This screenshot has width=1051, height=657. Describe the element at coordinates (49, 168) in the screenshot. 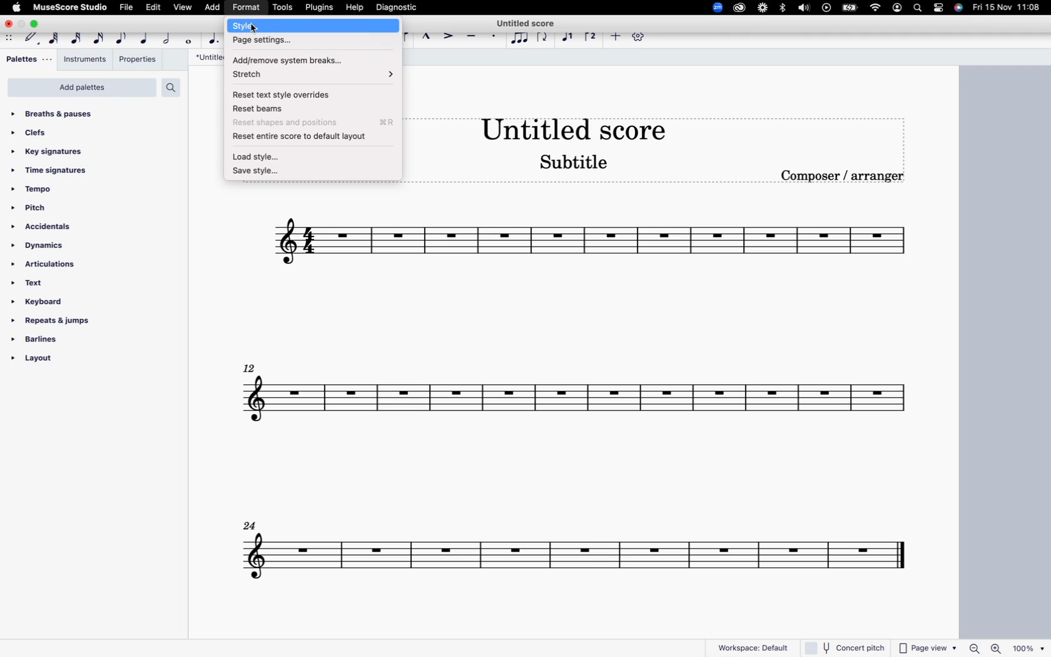

I see `time signatures` at that location.